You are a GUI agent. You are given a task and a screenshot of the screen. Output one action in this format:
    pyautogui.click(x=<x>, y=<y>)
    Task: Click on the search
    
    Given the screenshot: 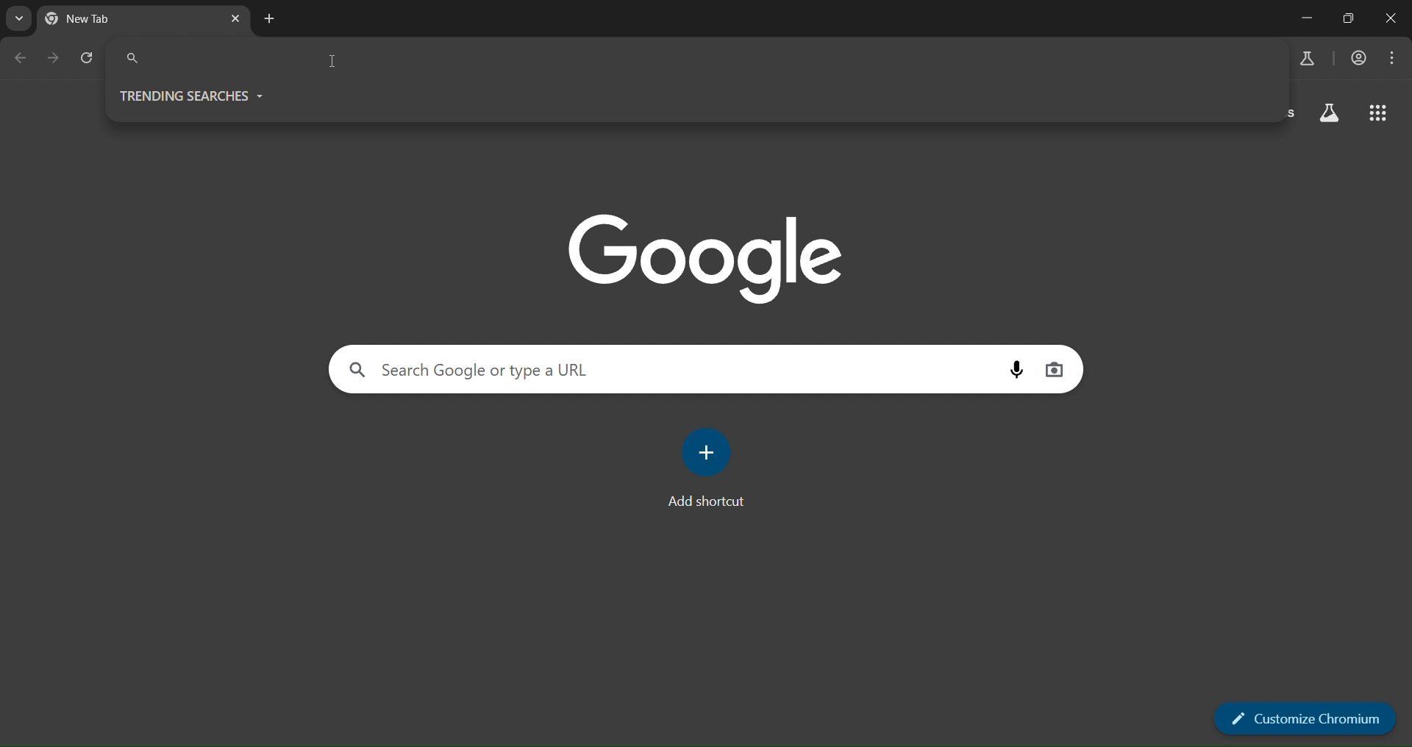 What is the action you would take?
    pyautogui.click(x=529, y=370)
    